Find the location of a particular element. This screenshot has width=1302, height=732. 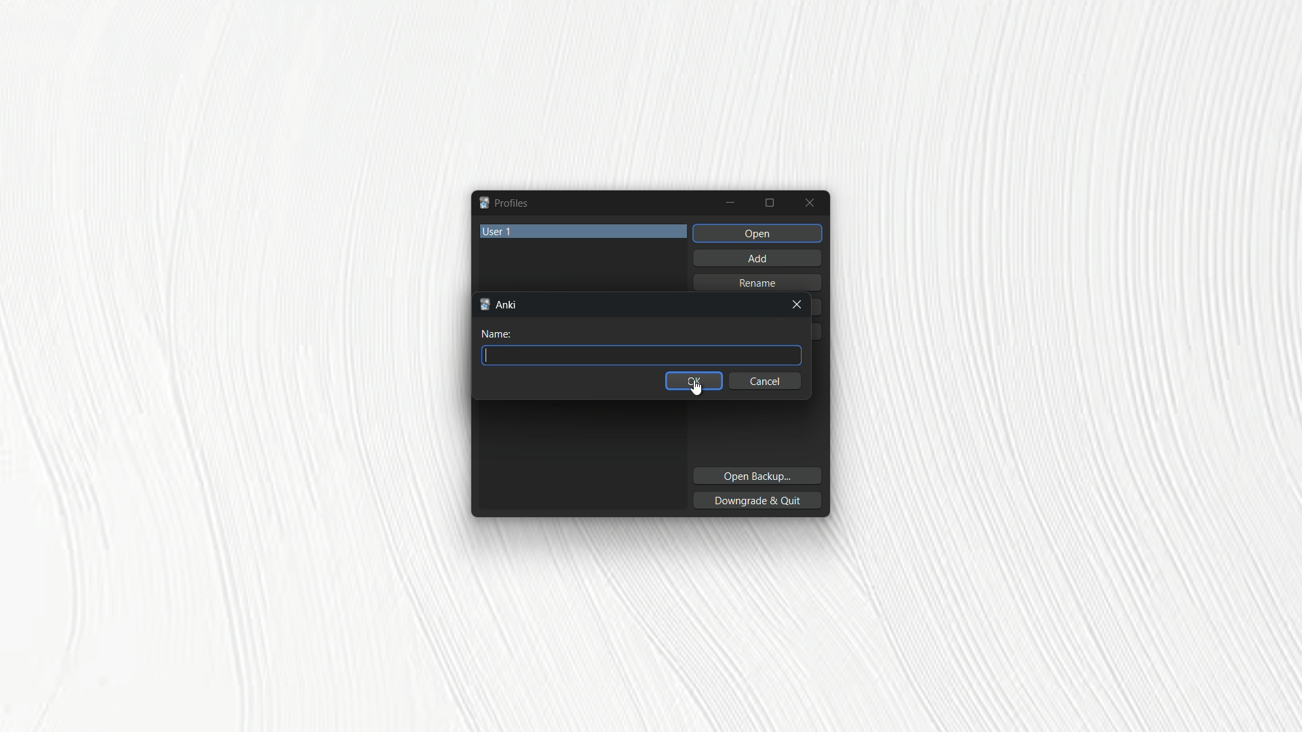

Anki is located at coordinates (501, 304).